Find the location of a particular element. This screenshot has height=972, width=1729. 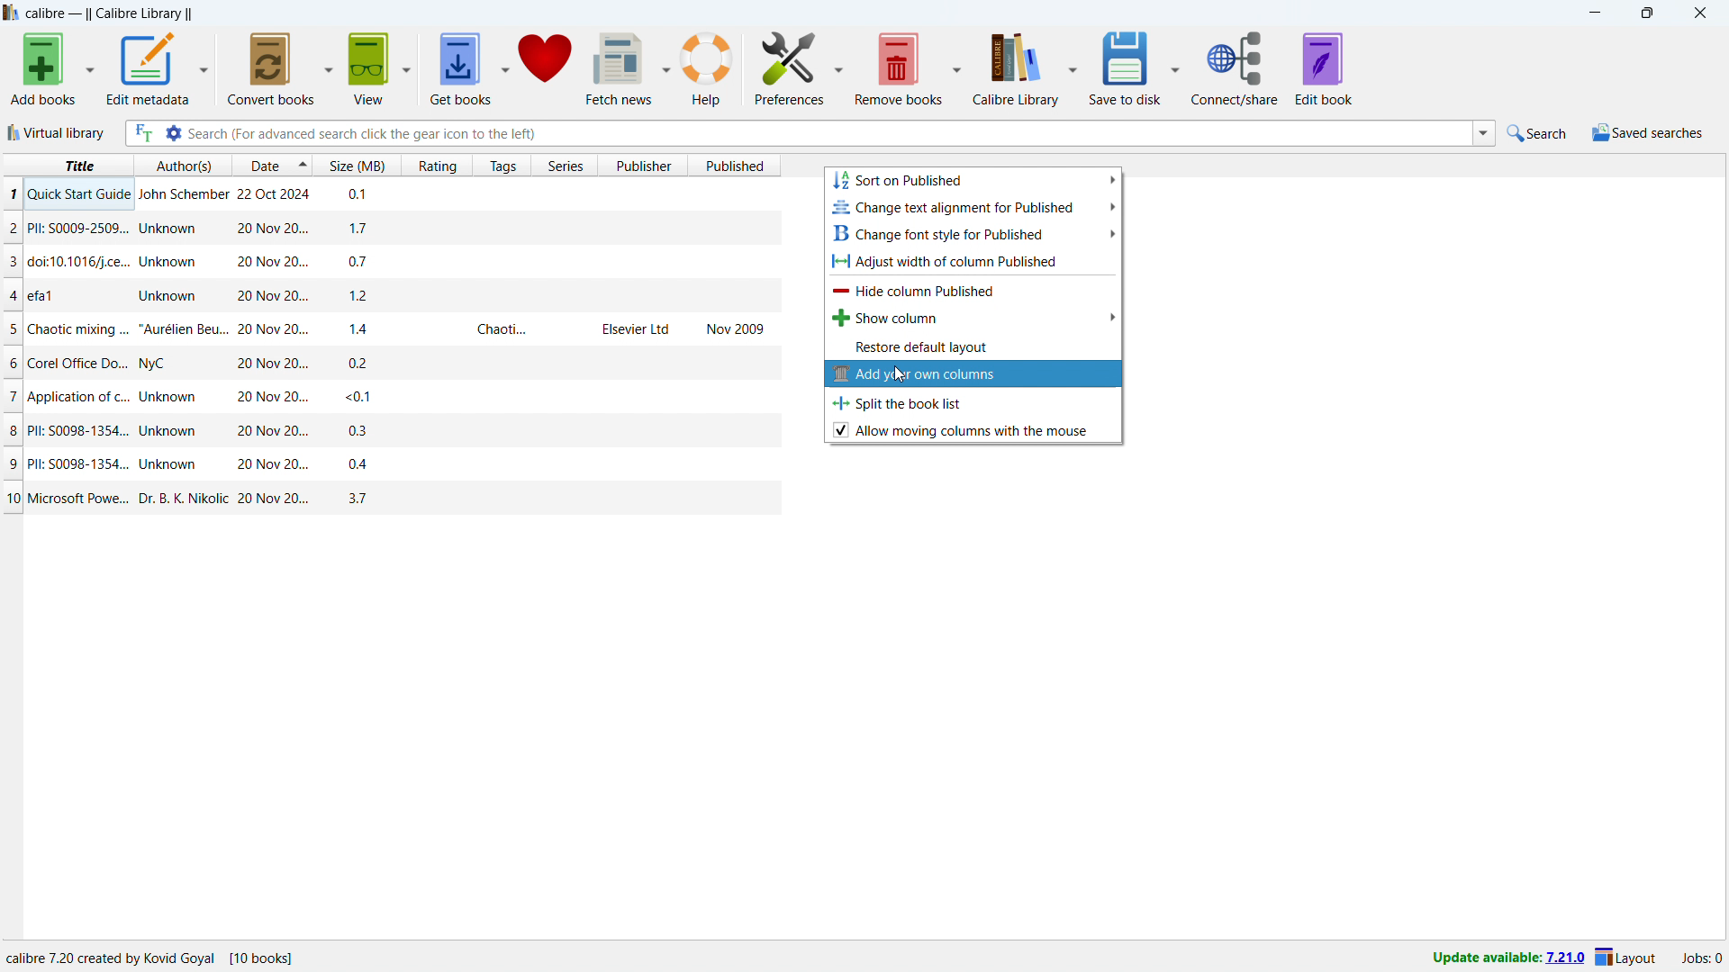

logo is located at coordinates (12, 13).